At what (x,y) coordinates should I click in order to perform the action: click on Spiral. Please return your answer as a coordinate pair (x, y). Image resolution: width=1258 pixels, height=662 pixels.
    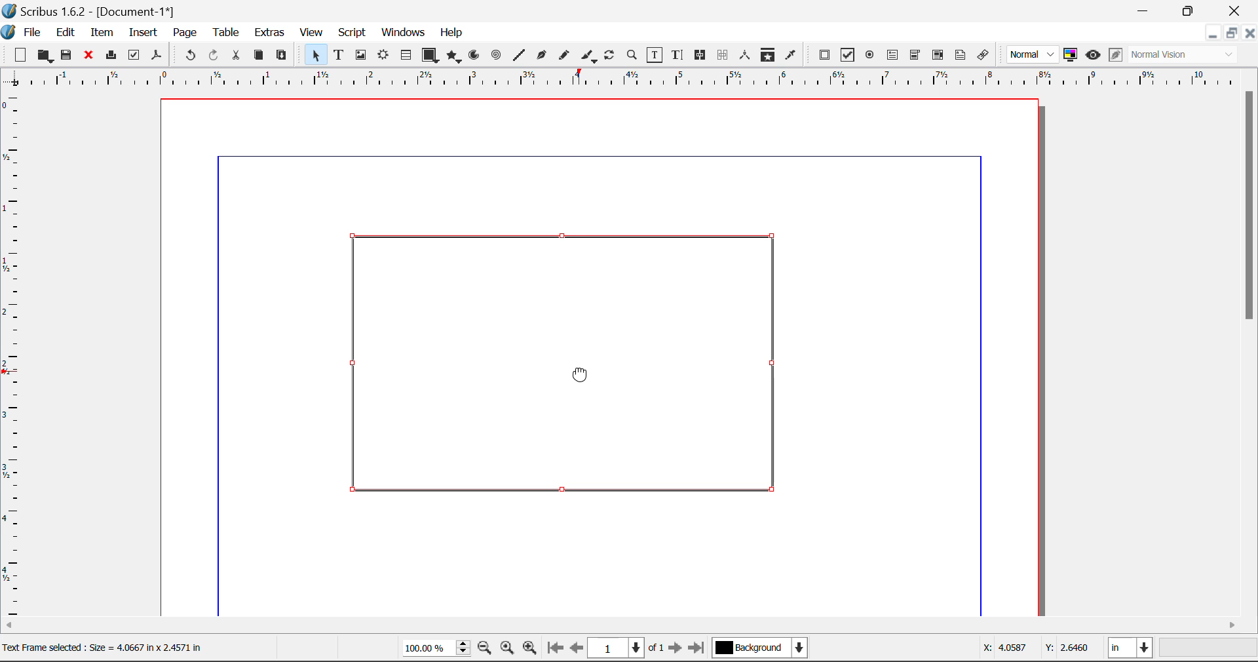
    Looking at the image, I should click on (496, 55).